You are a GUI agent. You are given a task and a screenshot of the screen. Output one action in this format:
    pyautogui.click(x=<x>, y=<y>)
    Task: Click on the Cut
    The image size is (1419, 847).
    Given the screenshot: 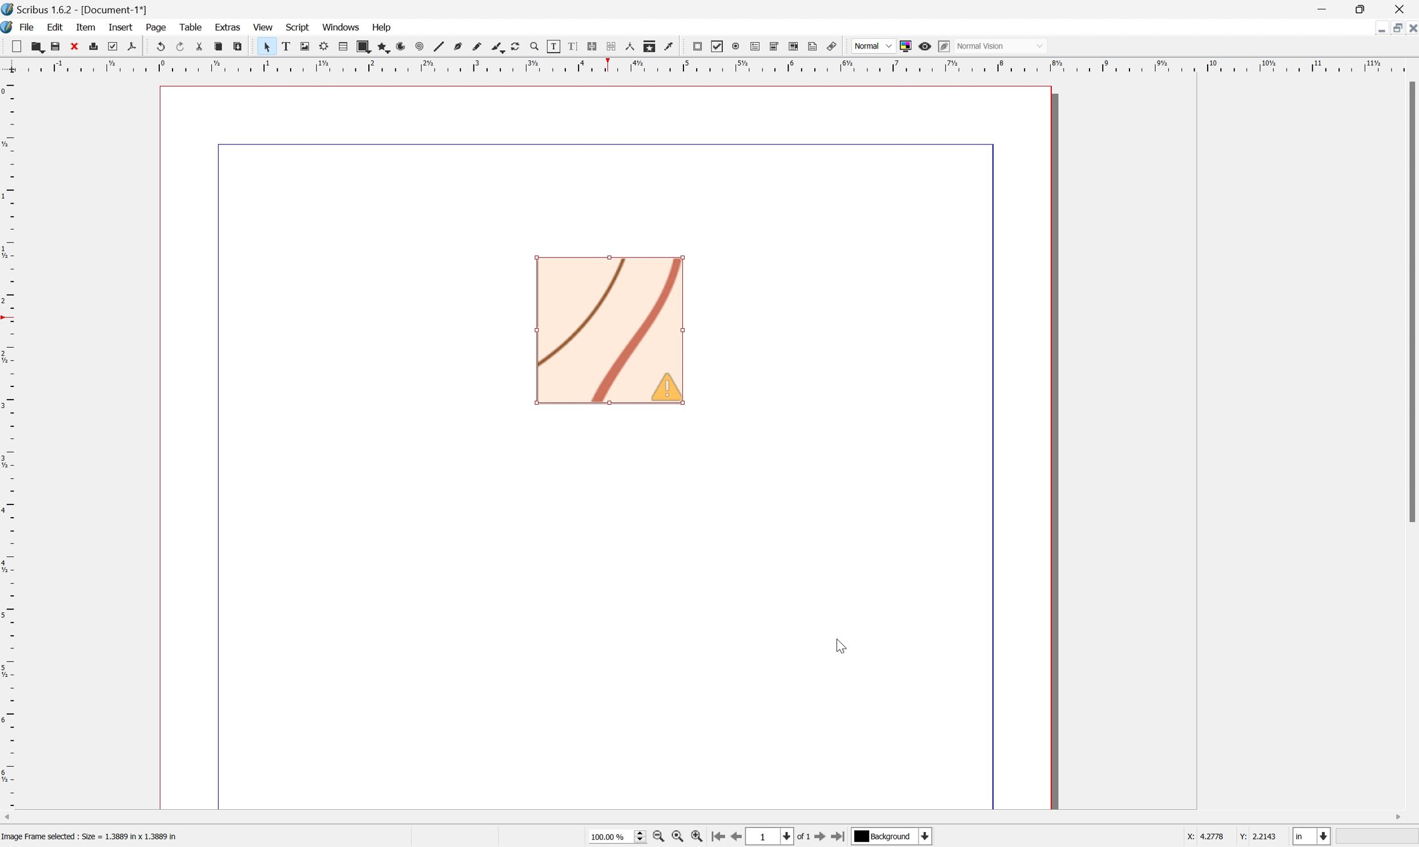 What is the action you would take?
    pyautogui.click(x=199, y=45)
    